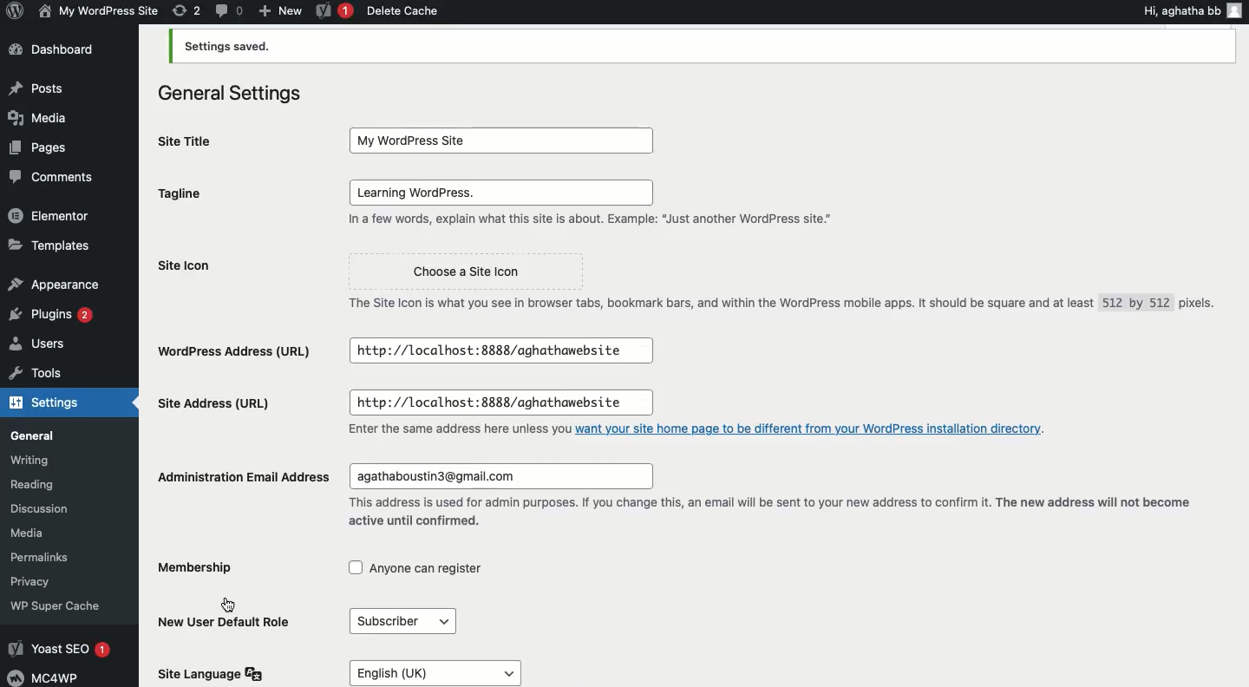  I want to click on Comment, so click(47, 179).